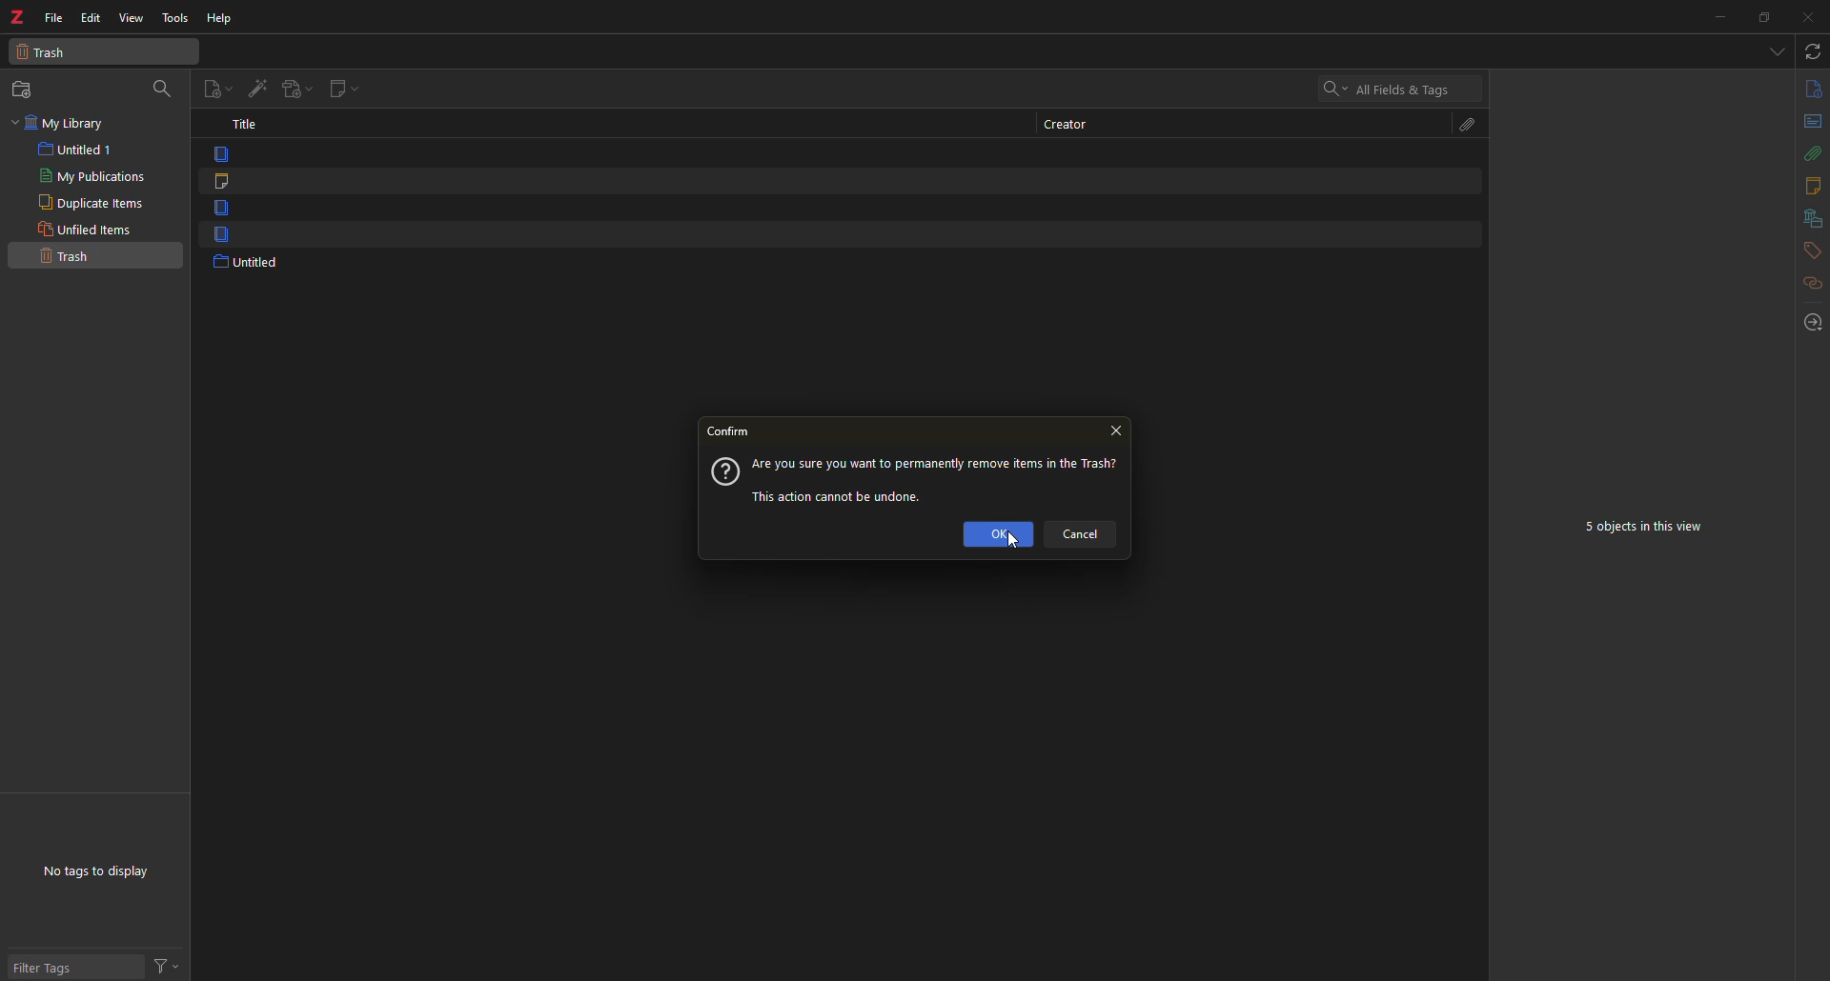  I want to click on trash, so click(71, 256).